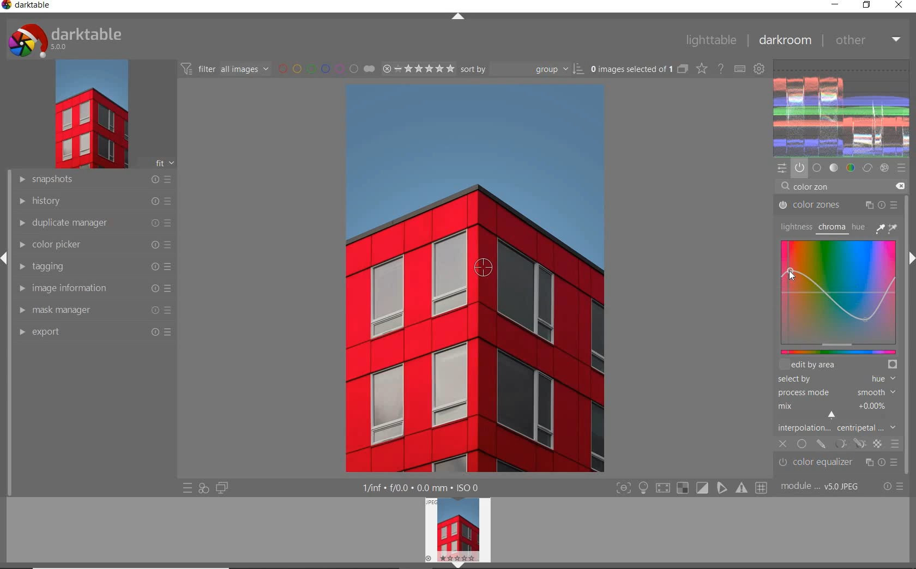 Image resolution: width=916 pixels, height=569 pixels. Describe the element at coordinates (740, 488) in the screenshot. I see `focus mask` at that location.